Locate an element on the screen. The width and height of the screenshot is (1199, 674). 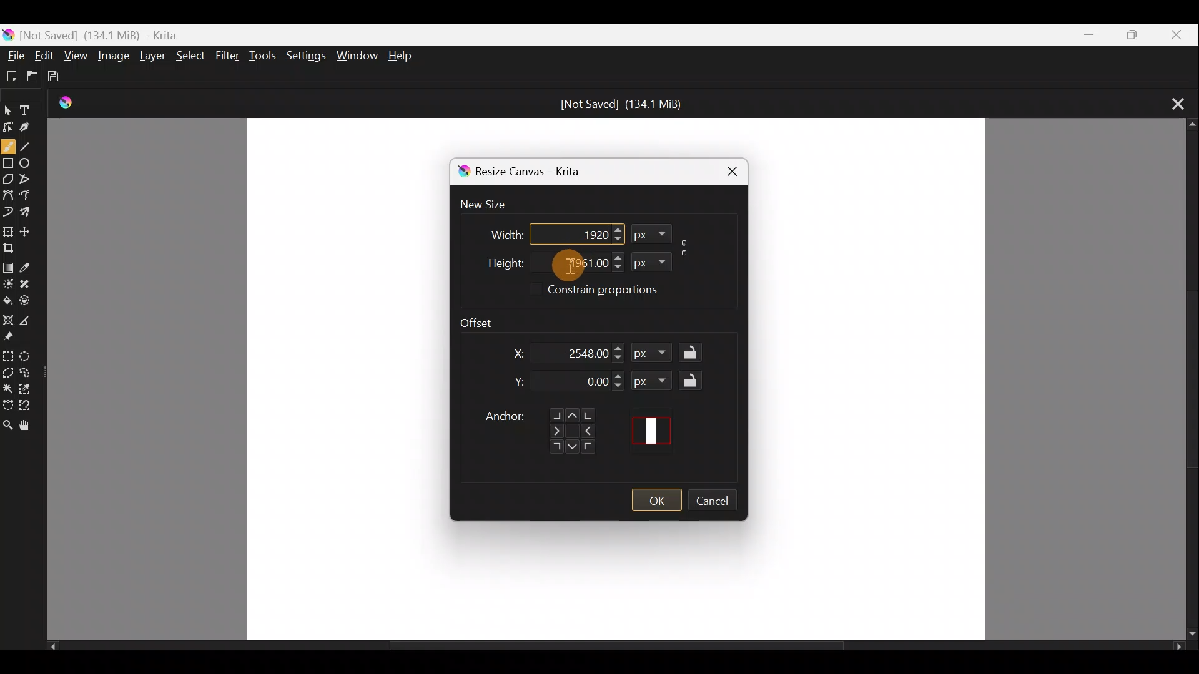
Cursor on height is located at coordinates (561, 265).